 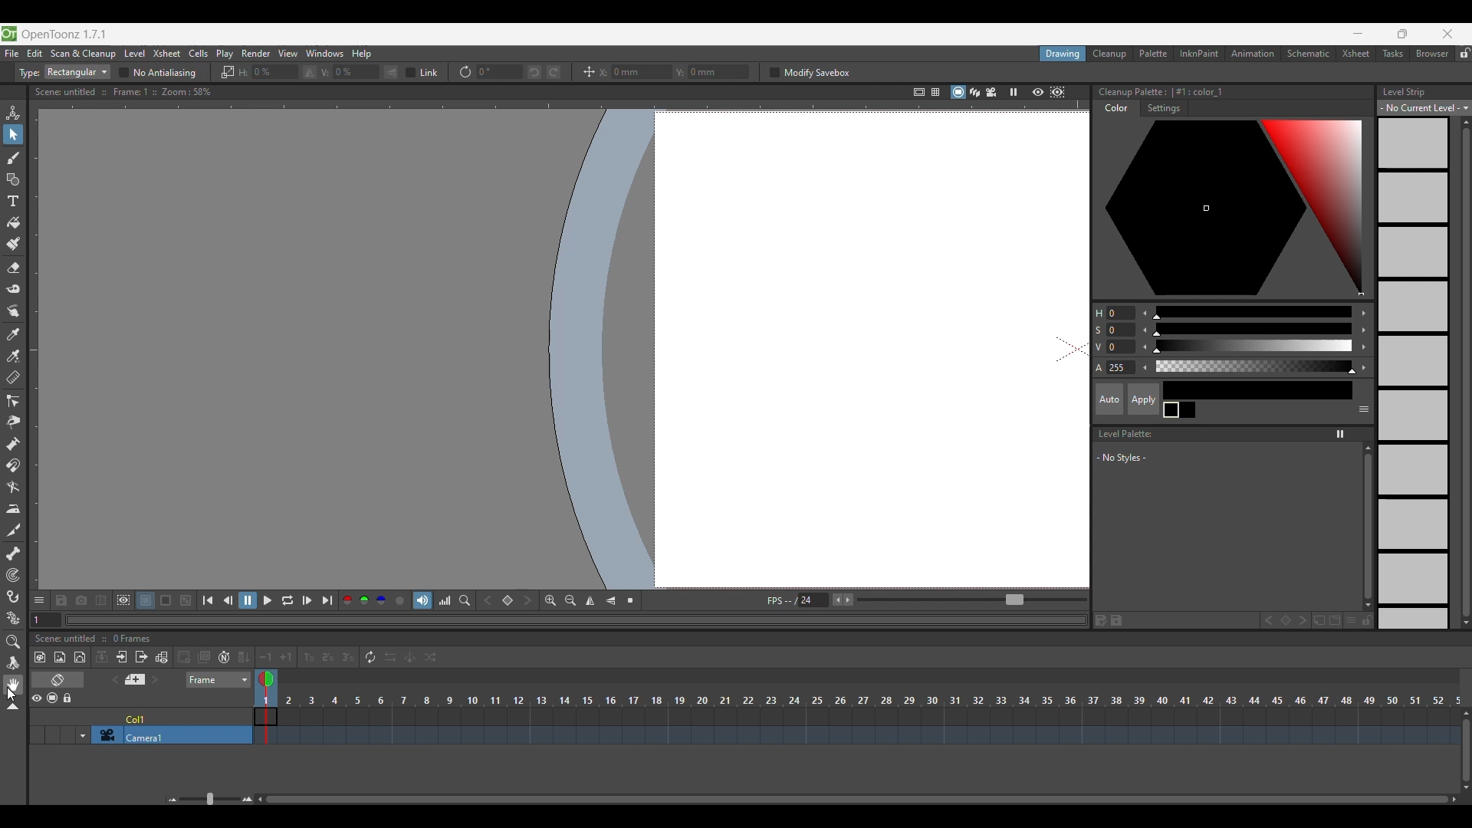 I want to click on Reframe on 3's, so click(x=348, y=657).